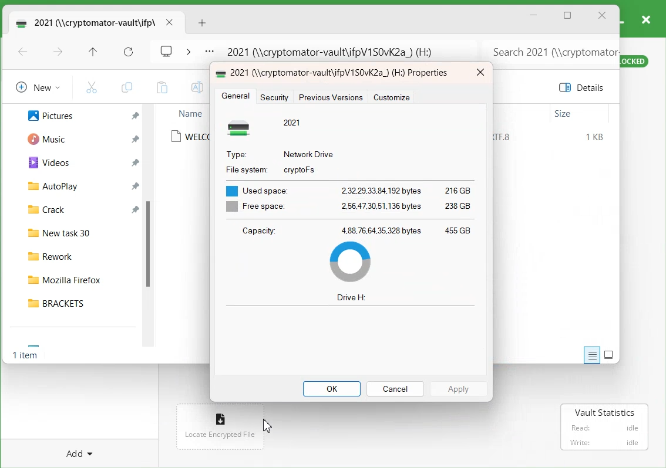  I want to click on Text 1, so click(342, 73).